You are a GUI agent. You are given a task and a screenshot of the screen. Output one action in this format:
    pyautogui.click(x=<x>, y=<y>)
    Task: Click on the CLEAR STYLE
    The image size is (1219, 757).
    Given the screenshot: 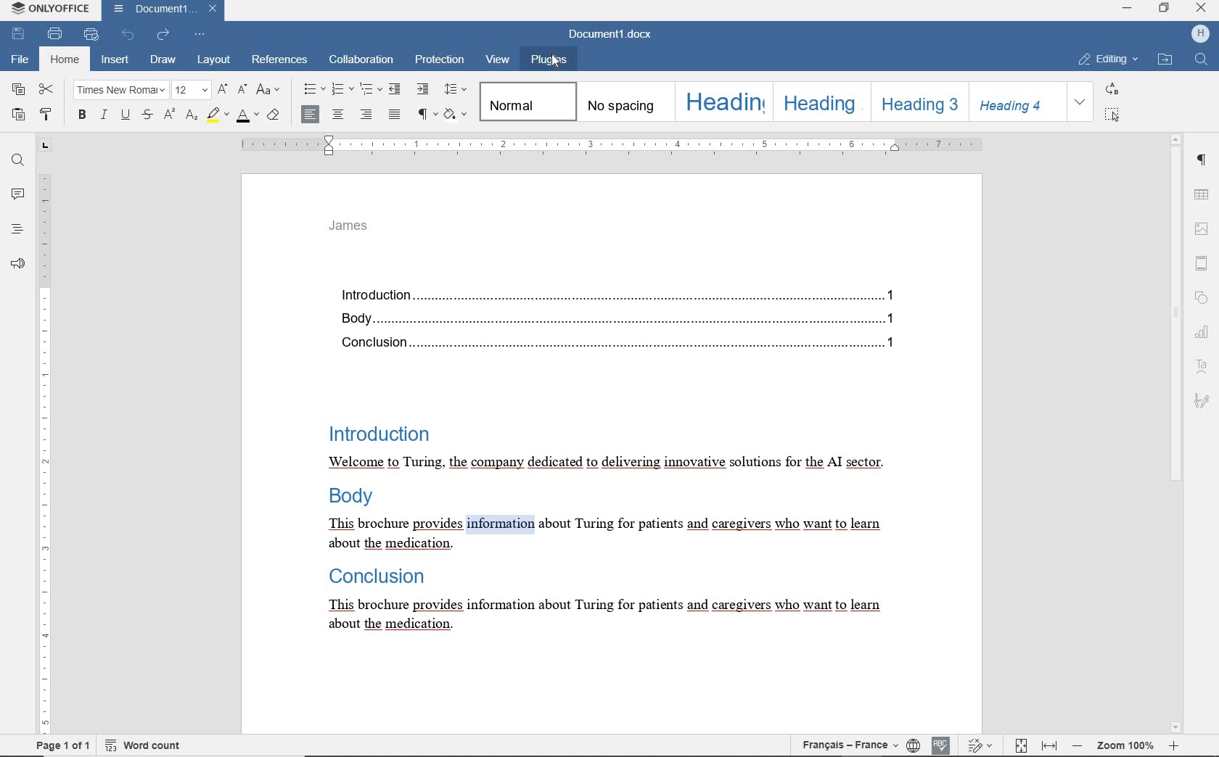 What is the action you would take?
    pyautogui.click(x=275, y=117)
    